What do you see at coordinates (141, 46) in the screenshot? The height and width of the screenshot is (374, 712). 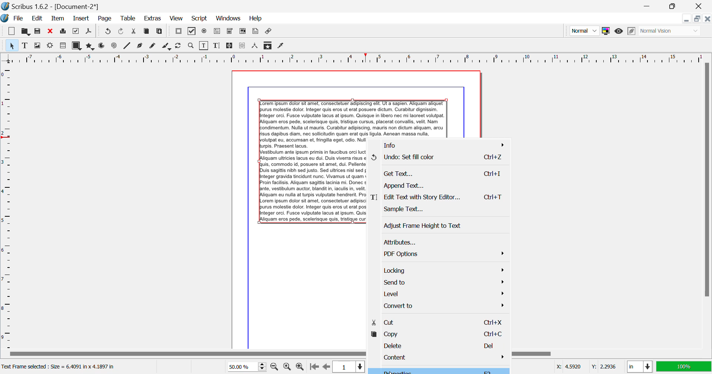 I see `Bezier Curve` at bounding box center [141, 46].